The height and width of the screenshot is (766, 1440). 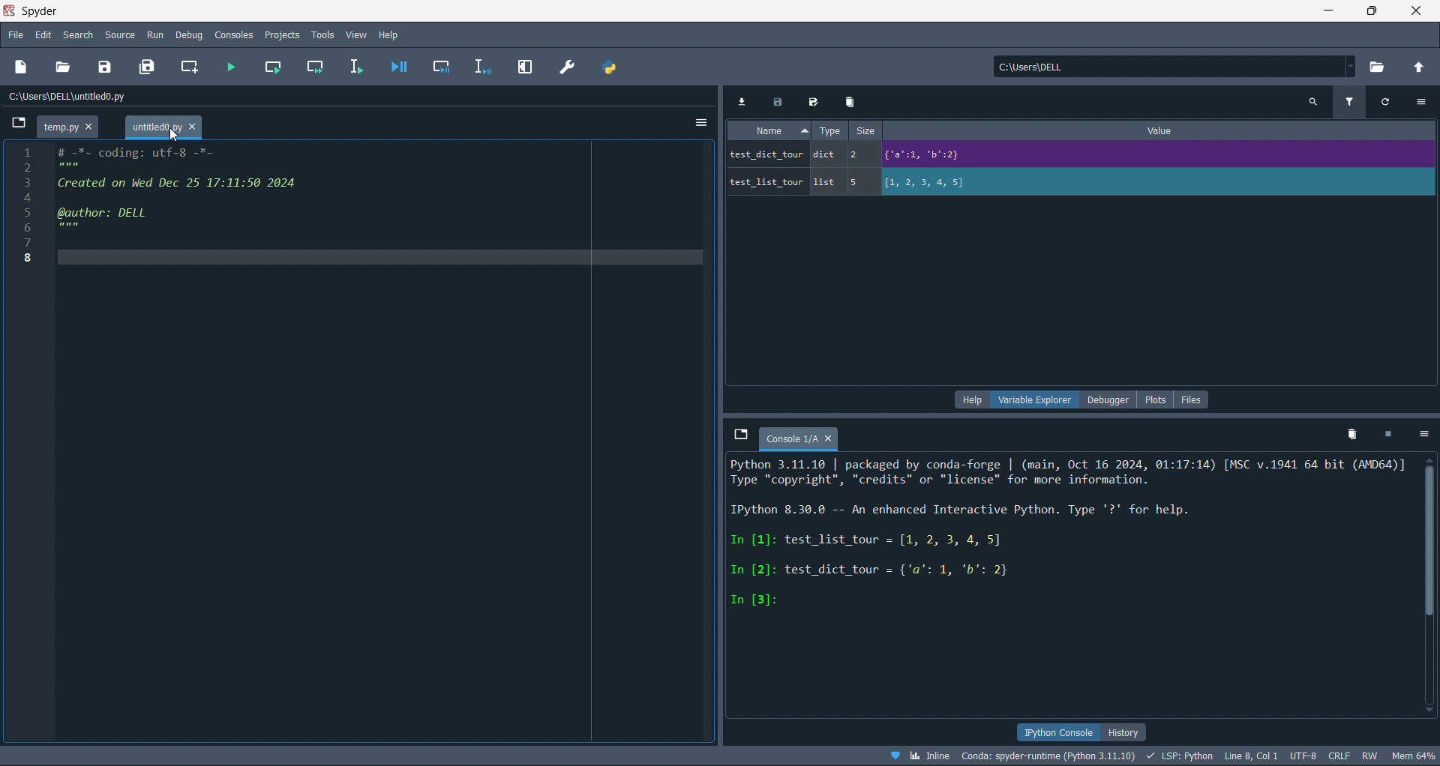 What do you see at coordinates (813, 100) in the screenshot?
I see `save data as` at bounding box center [813, 100].